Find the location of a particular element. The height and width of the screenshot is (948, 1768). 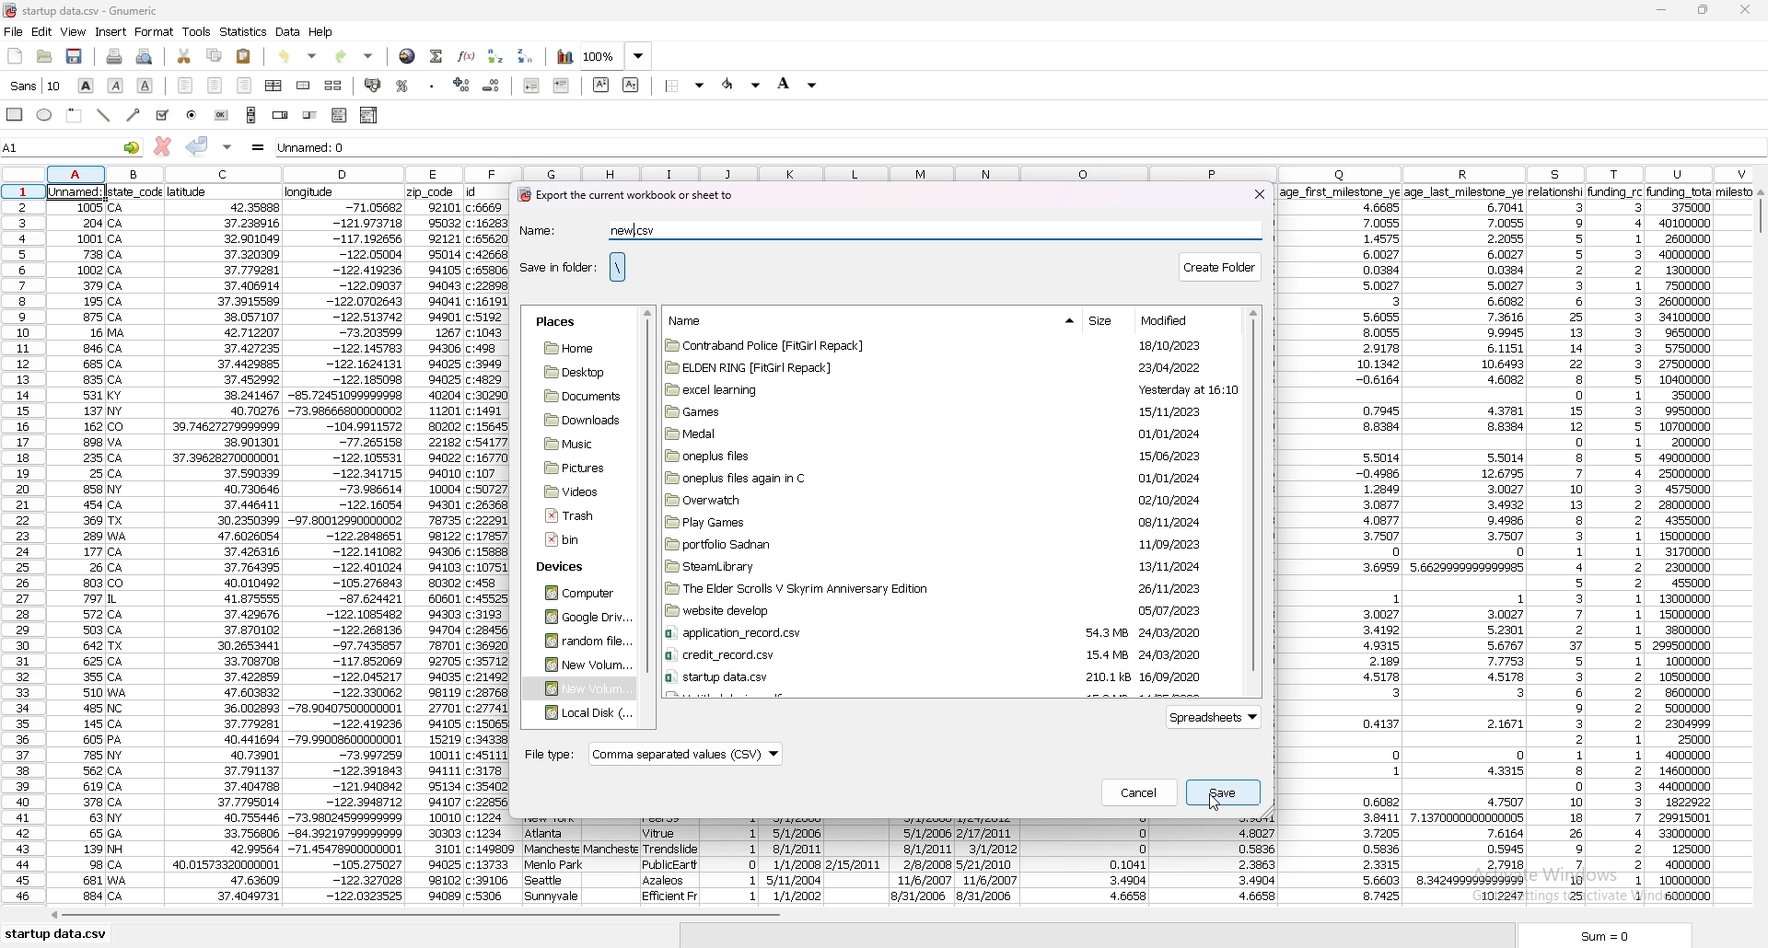

slider is located at coordinates (309, 116).